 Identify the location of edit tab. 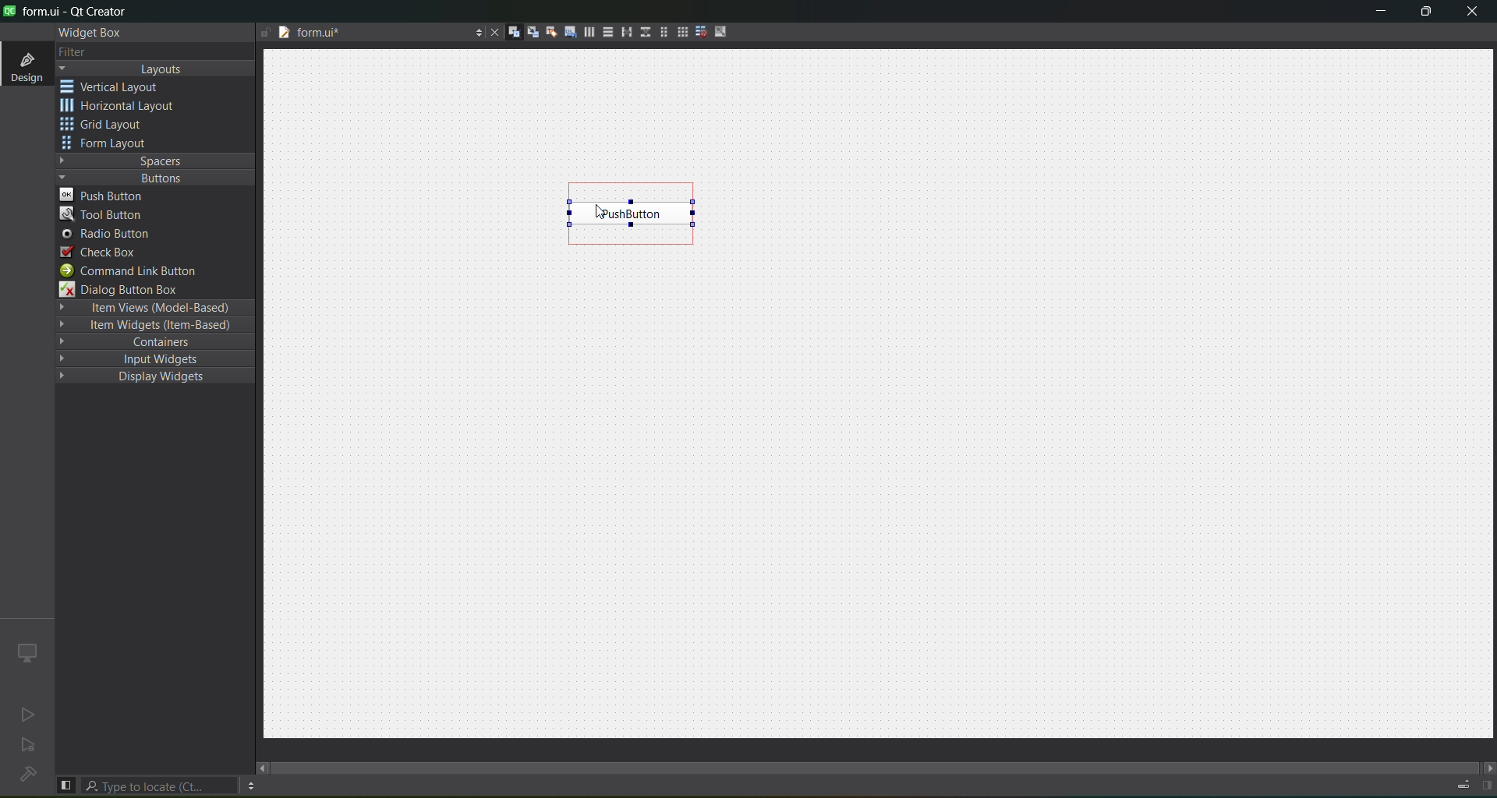
(570, 35).